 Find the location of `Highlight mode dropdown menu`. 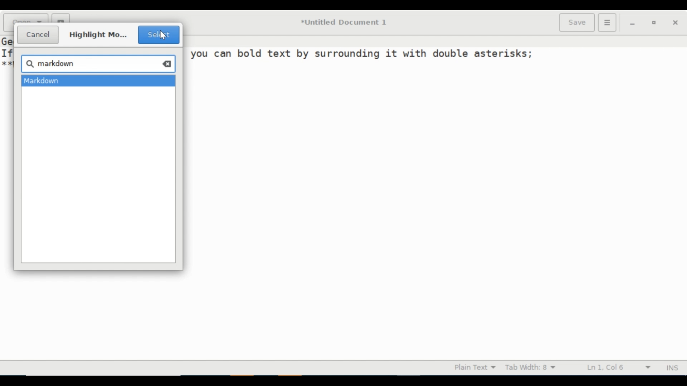

Highlight mode dropdown menu is located at coordinates (476, 367).